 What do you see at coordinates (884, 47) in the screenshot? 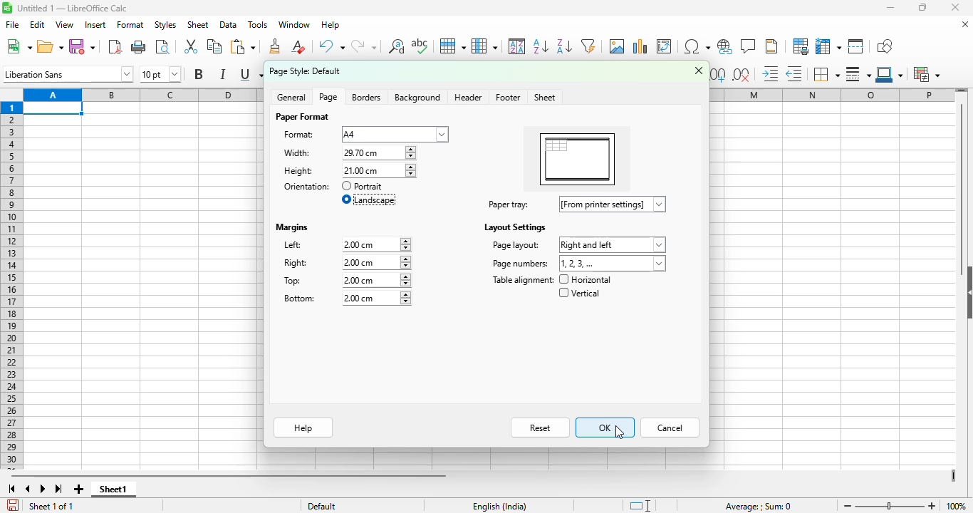
I see `show draw functions` at bounding box center [884, 47].